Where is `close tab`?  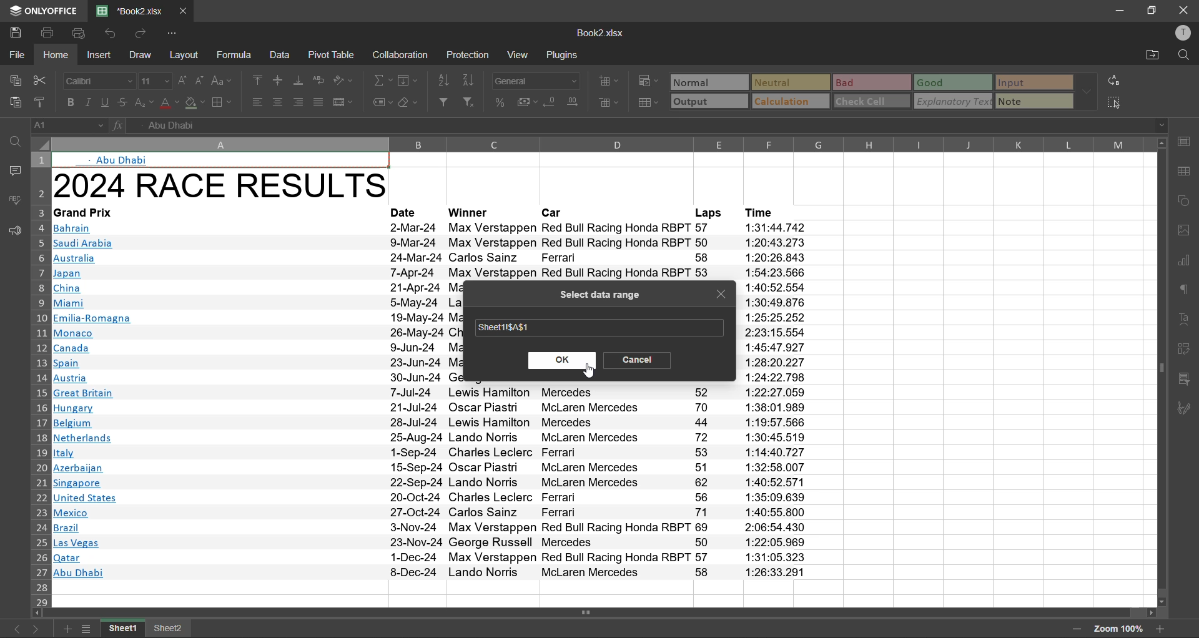 close tab is located at coordinates (185, 10).